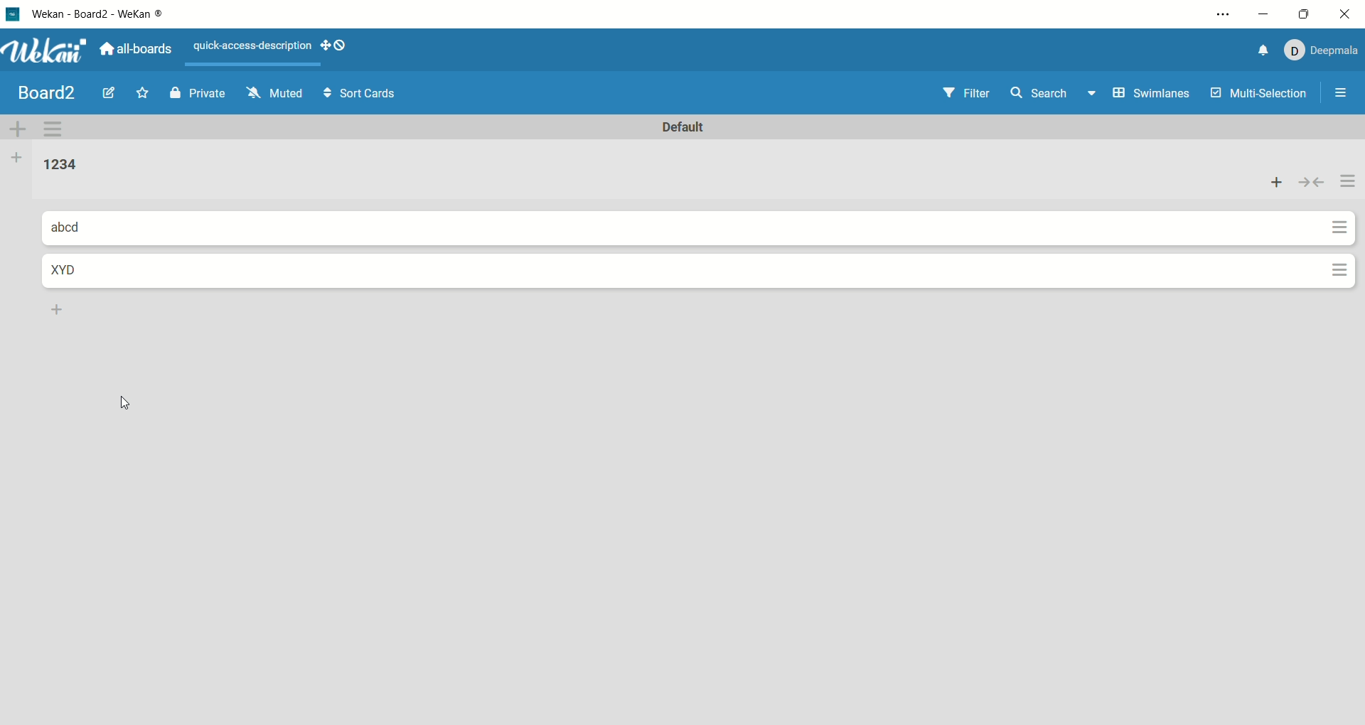 The image size is (1365, 725). Describe the element at coordinates (52, 163) in the screenshot. I see `list title` at that location.